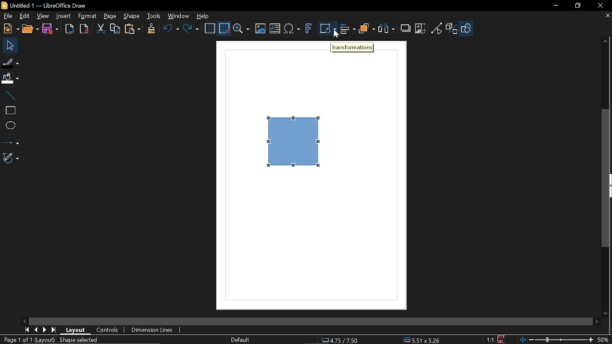  Describe the element at coordinates (68, 29) in the screenshot. I see `Export` at that location.